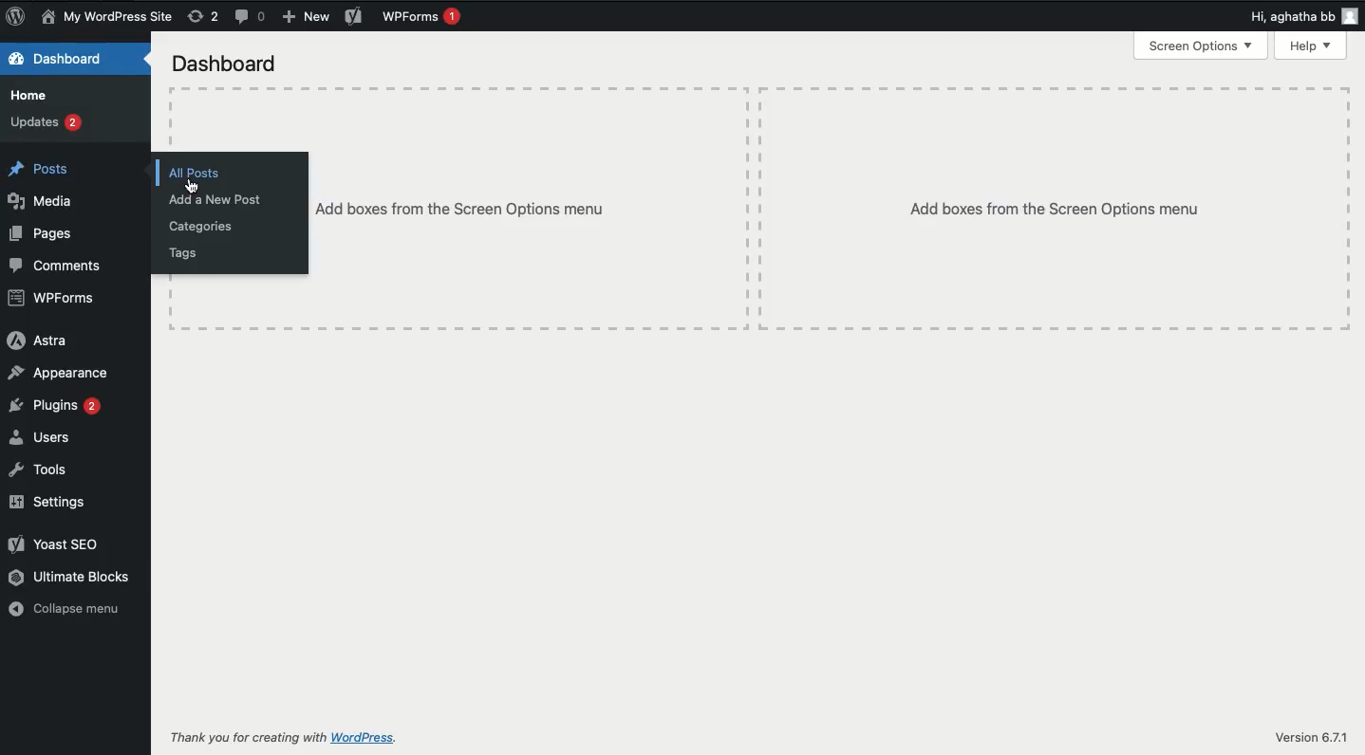 The height and width of the screenshot is (755, 1365). What do you see at coordinates (49, 124) in the screenshot?
I see `Updates` at bounding box center [49, 124].